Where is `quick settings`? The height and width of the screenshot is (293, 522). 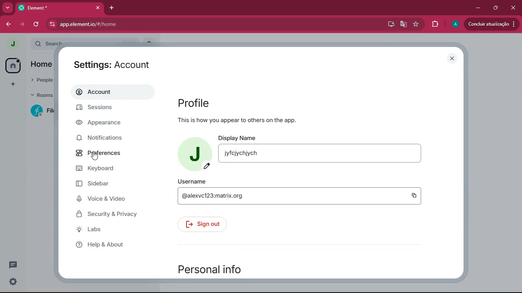 quick settings is located at coordinates (13, 281).